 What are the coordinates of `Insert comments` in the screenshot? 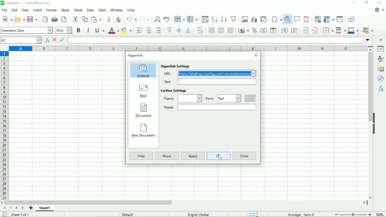 It's located at (297, 19).